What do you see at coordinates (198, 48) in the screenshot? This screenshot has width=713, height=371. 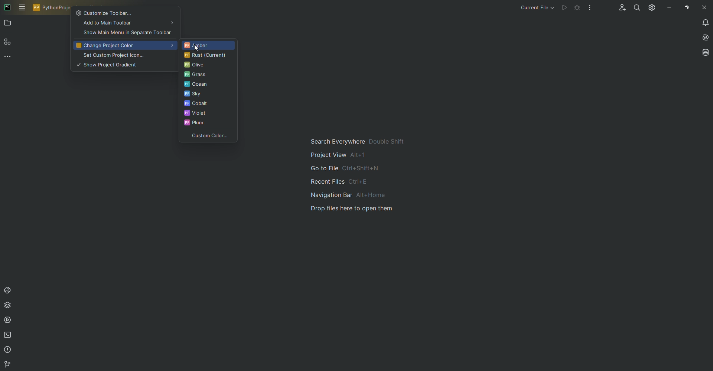 I see `Cursor` at bounding box center [198, 48].